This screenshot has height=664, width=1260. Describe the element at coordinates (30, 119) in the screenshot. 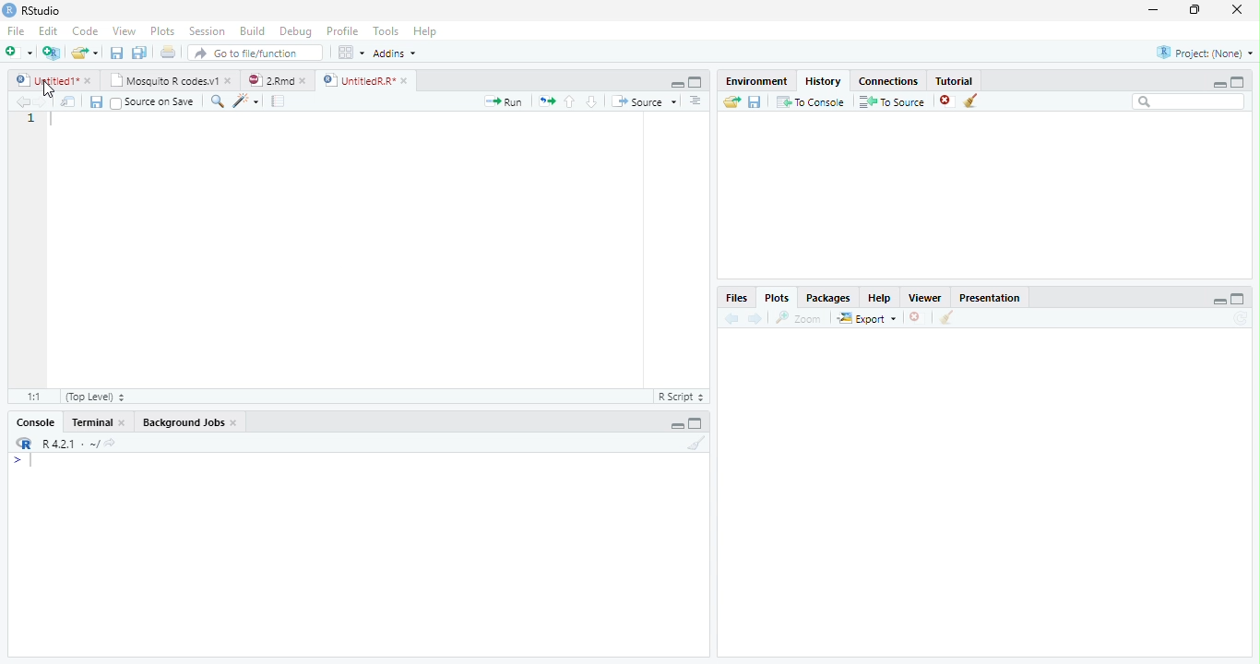

I see `1` at that location.